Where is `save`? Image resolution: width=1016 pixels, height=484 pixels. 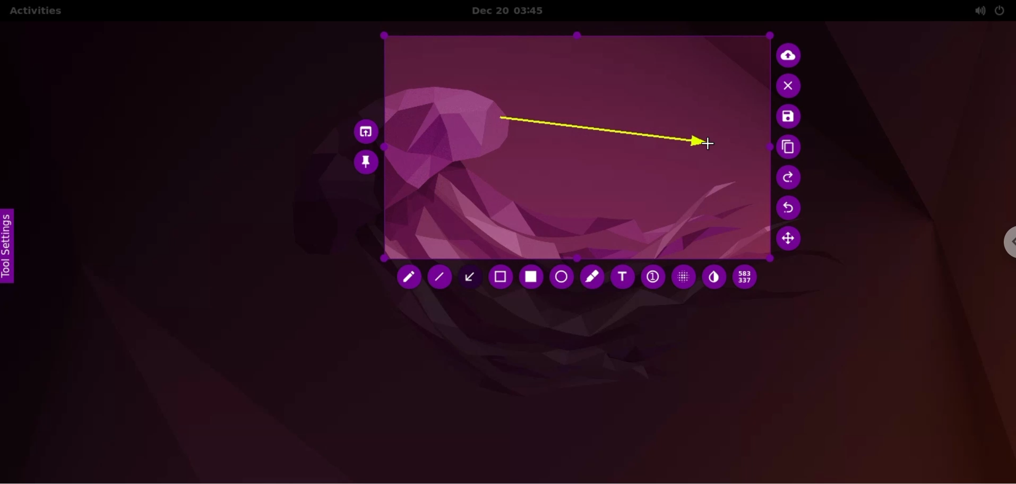
save is located at coordinates (789, 117).